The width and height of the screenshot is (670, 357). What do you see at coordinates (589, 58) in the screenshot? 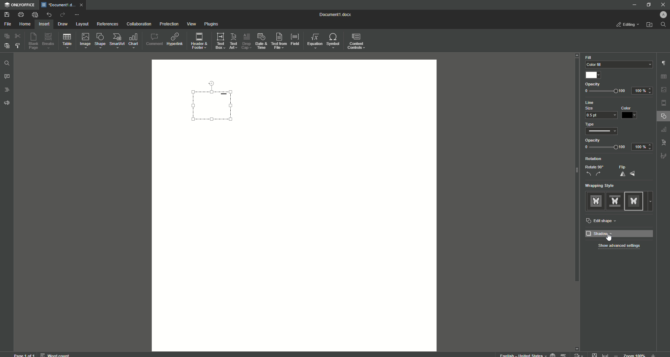
I see `Fill` at bounding box center [589, 58].